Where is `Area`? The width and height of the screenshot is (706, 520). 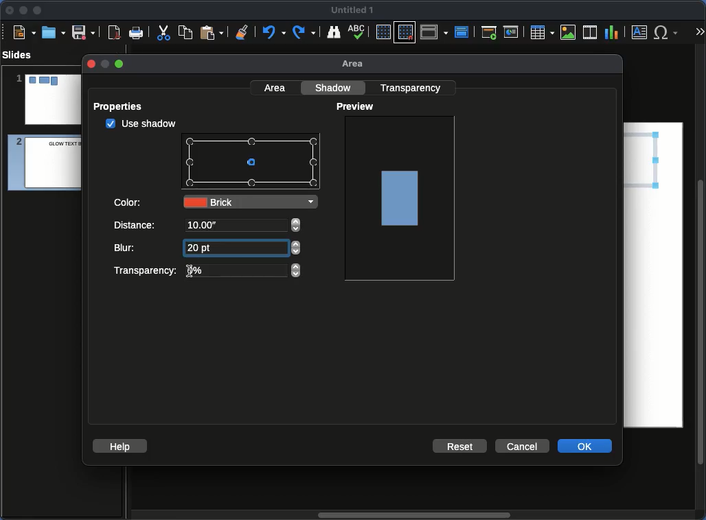 Area is located at coordinates (356, 64).